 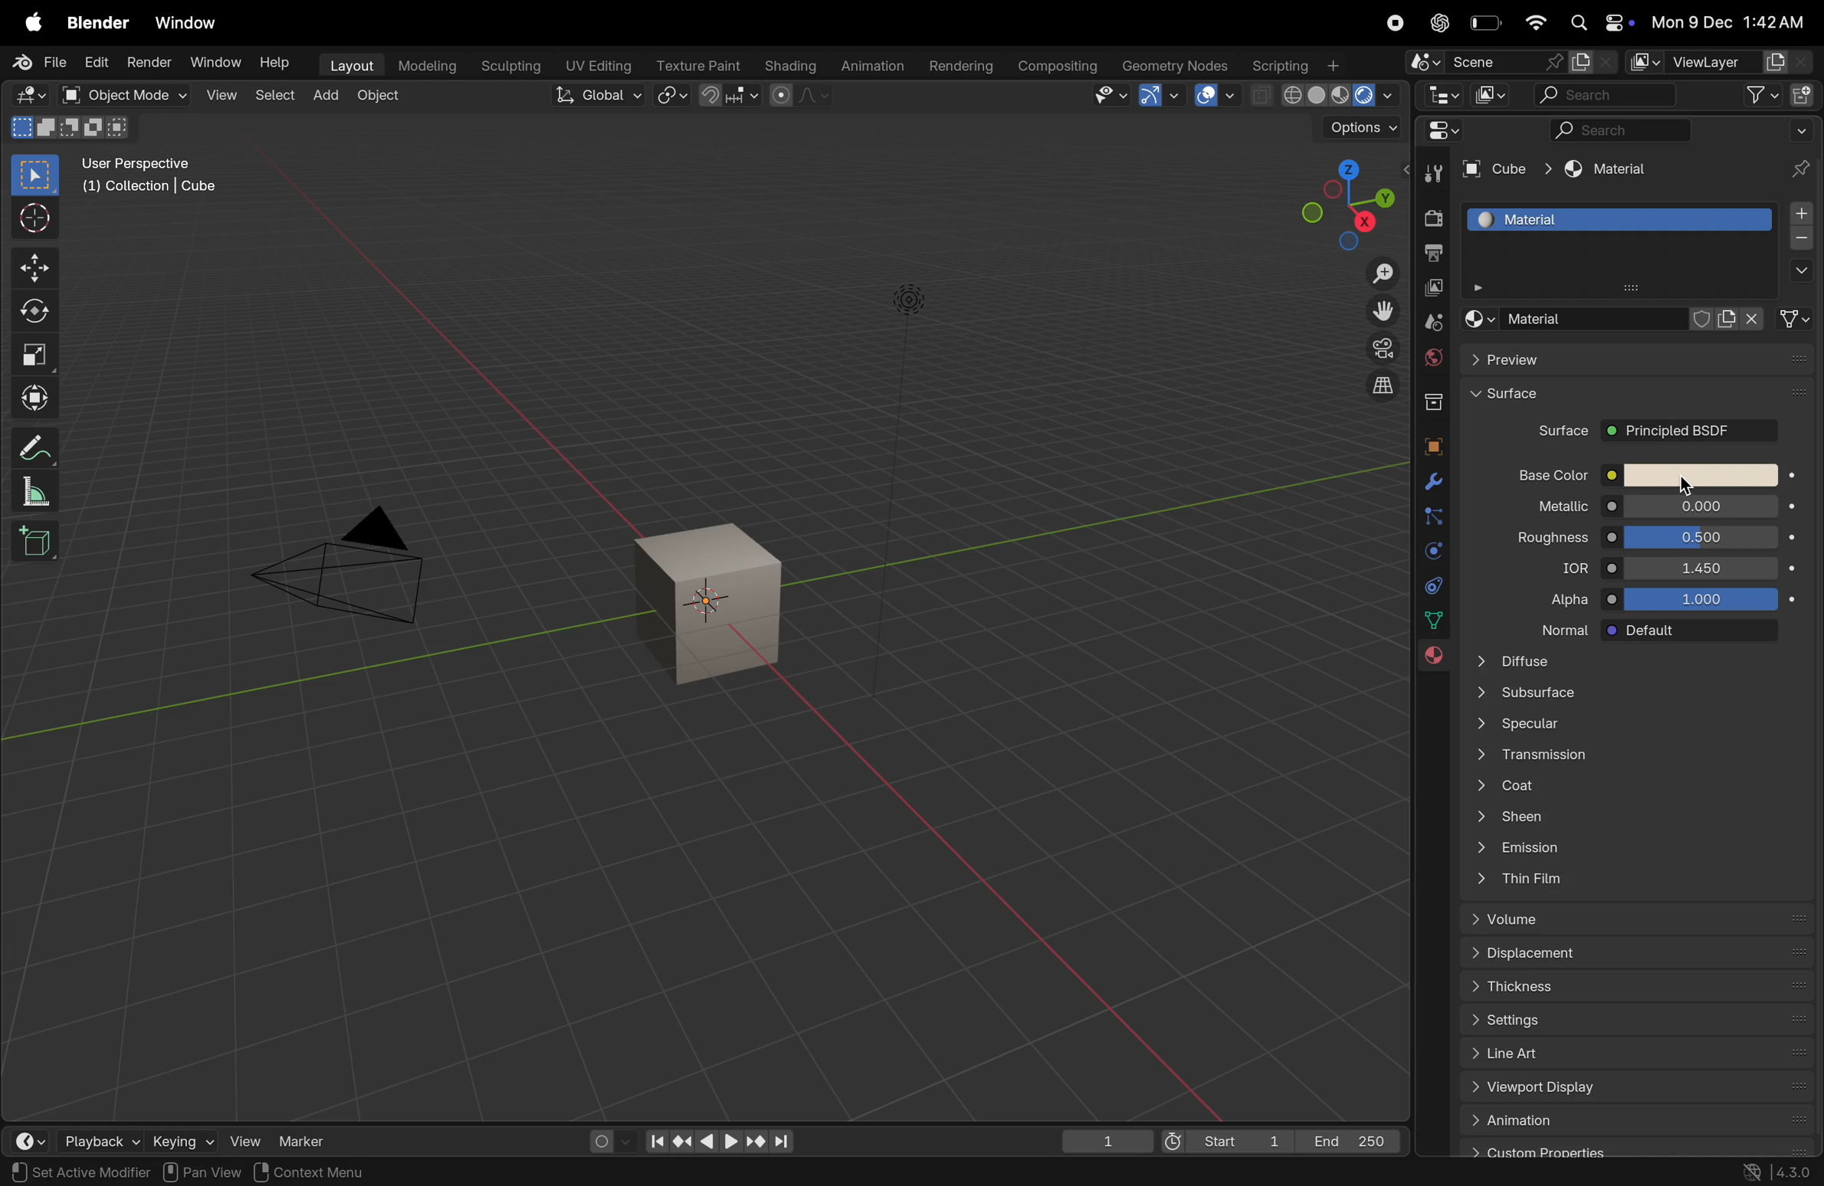 I want to click on modifier, so click(x=123, y=1172).